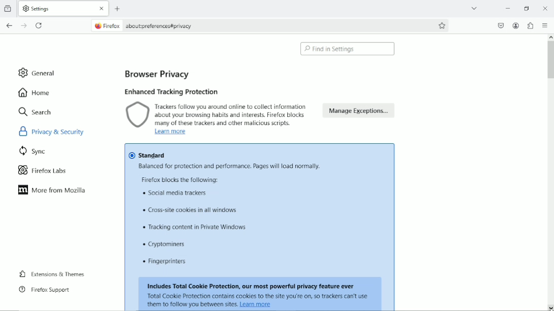  I want to click on enhanced tracking protection, so click(176, 91).